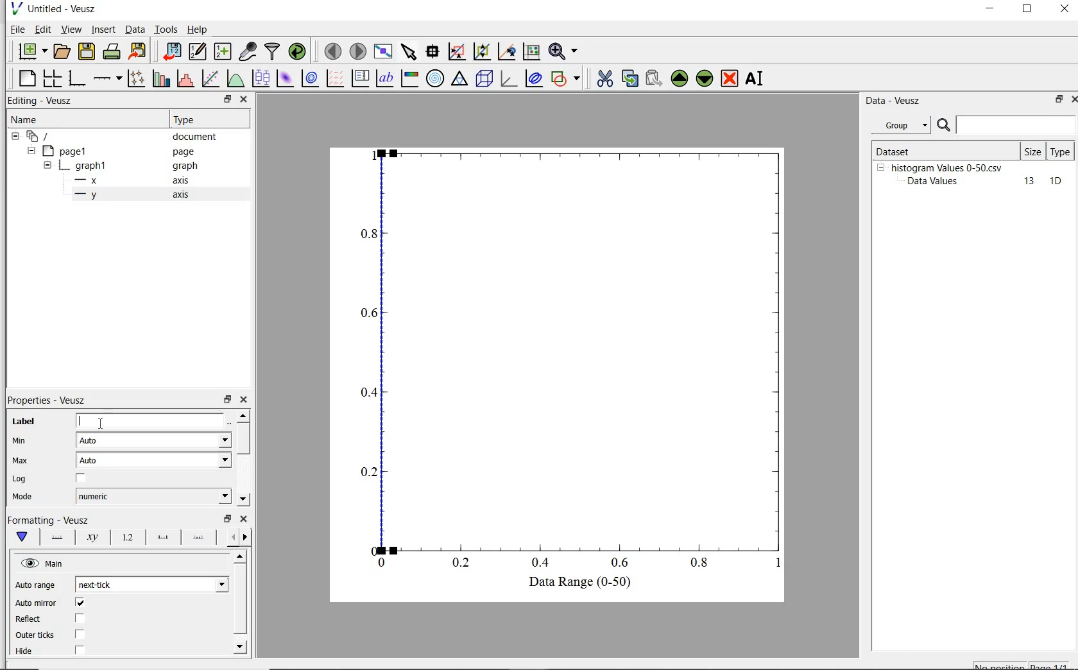 The image size is (1078, 670). What do you see at coordinates (895, 101) in the screenshot?
I see `Data - vesuz` at bounding box center [895, 101].